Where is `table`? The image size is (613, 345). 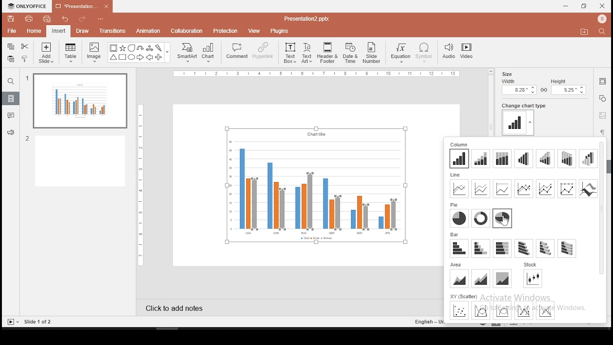 table is located at coordinates (72, 54).